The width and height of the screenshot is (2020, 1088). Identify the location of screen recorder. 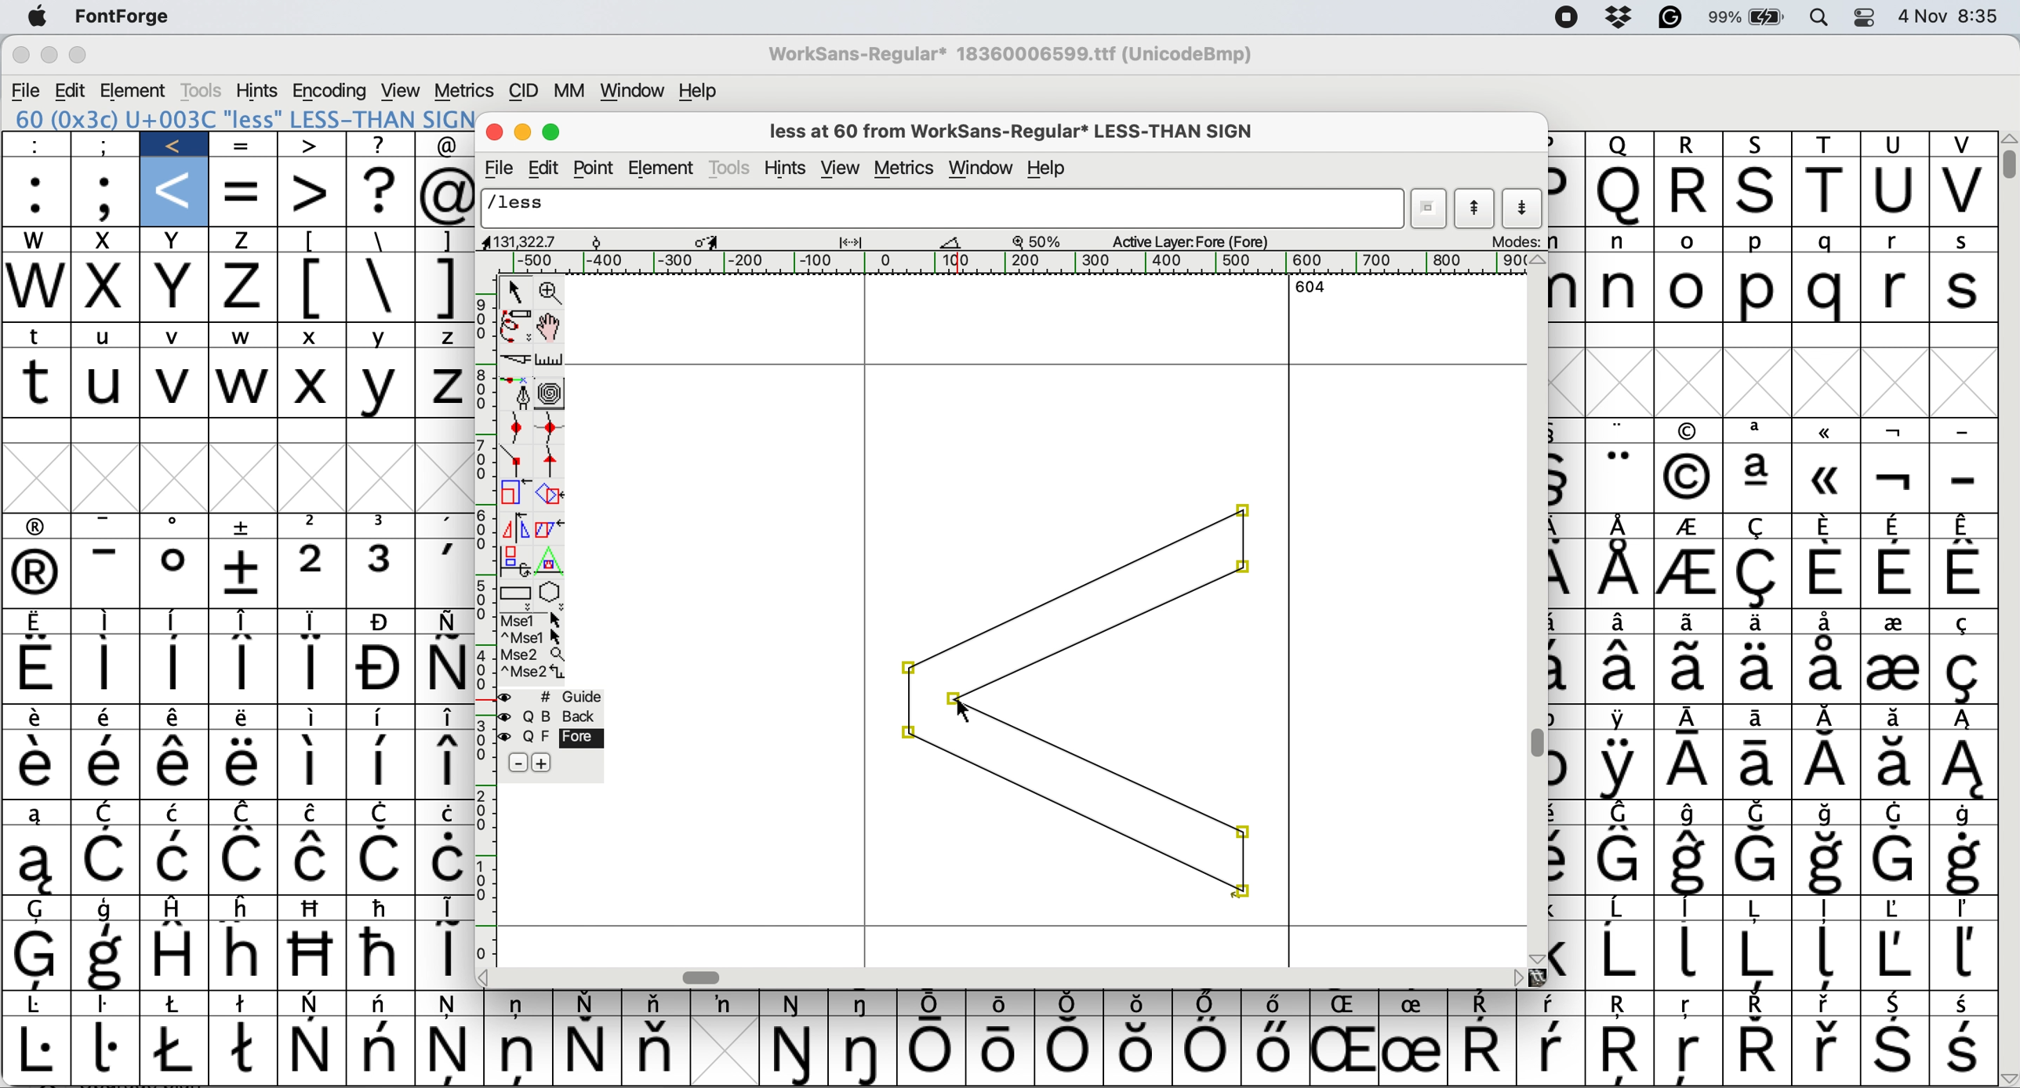
(1565, 20).